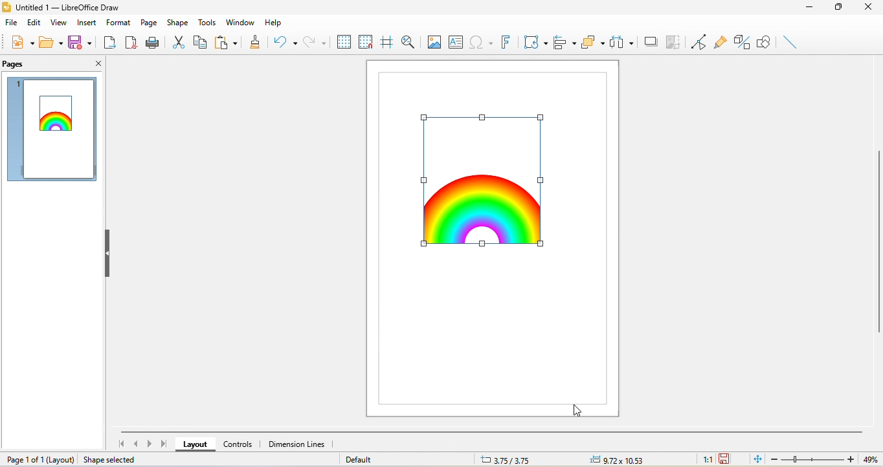 Image resolution: width=883 pixels, height=467 pixels. I want to click on Added a rainbow color gradient, so click(60, 118).